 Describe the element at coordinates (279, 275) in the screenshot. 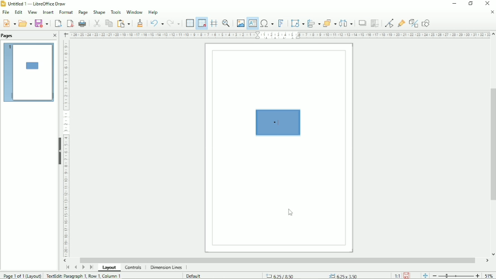

I see `6.25x8.50` at that location.